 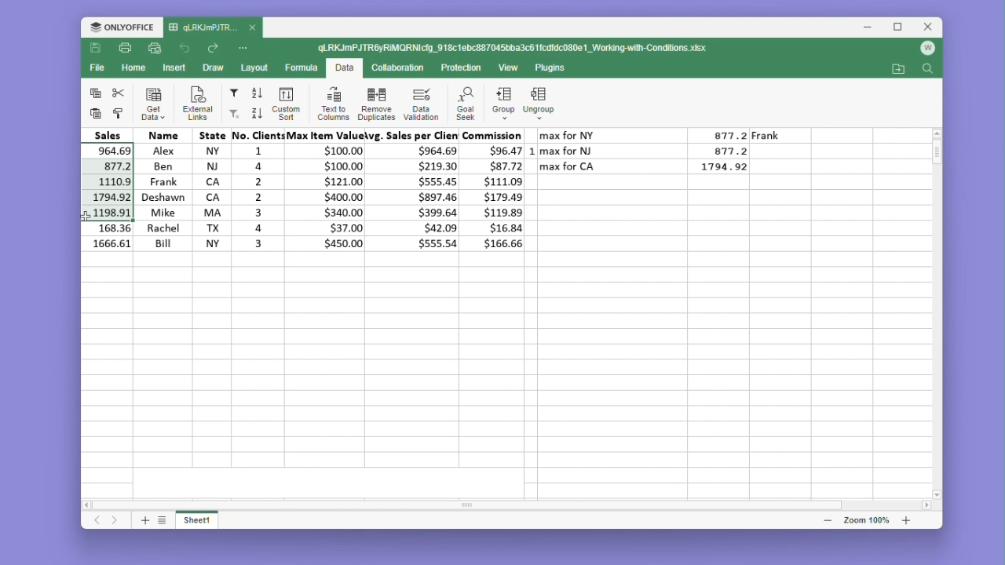 I want to click on paste formatting, so click(x=119, y=114).